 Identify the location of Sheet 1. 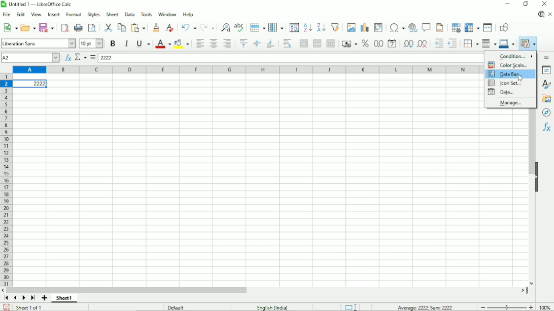
(64, 298).